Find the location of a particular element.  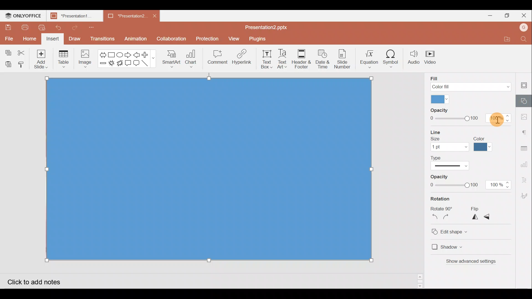

Print file is located at coordinates (23, 28).